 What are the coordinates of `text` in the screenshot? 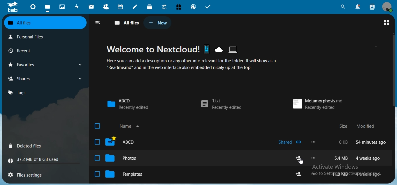 It's located at (36, 160).